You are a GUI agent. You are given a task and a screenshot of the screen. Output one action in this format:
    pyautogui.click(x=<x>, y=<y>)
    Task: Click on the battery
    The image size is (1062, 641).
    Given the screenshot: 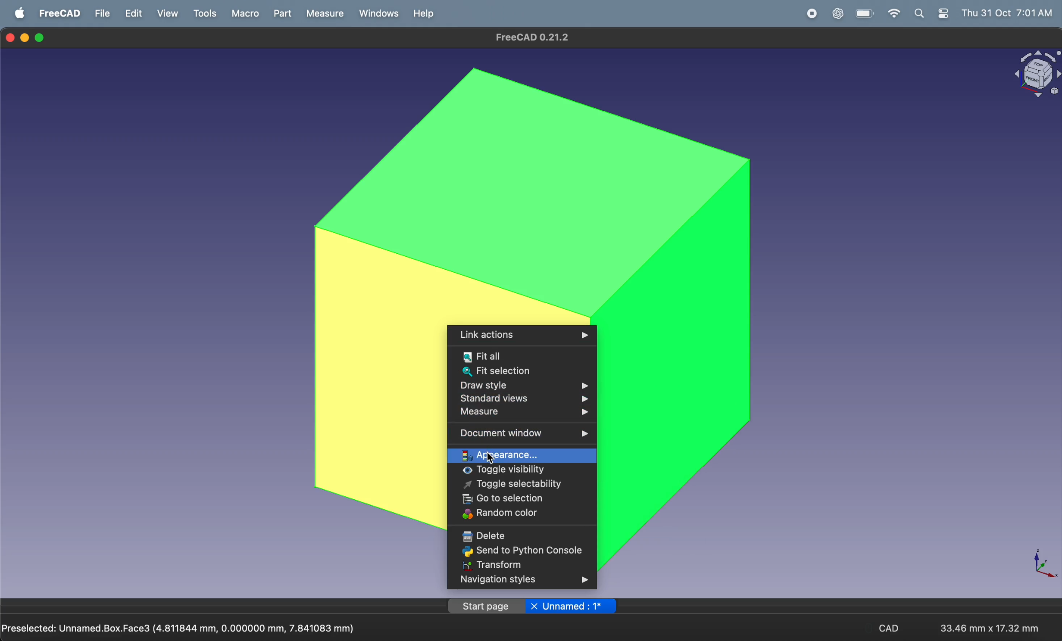 What is the action you would take?
    pyautogui.click(x=862, y=14)
    